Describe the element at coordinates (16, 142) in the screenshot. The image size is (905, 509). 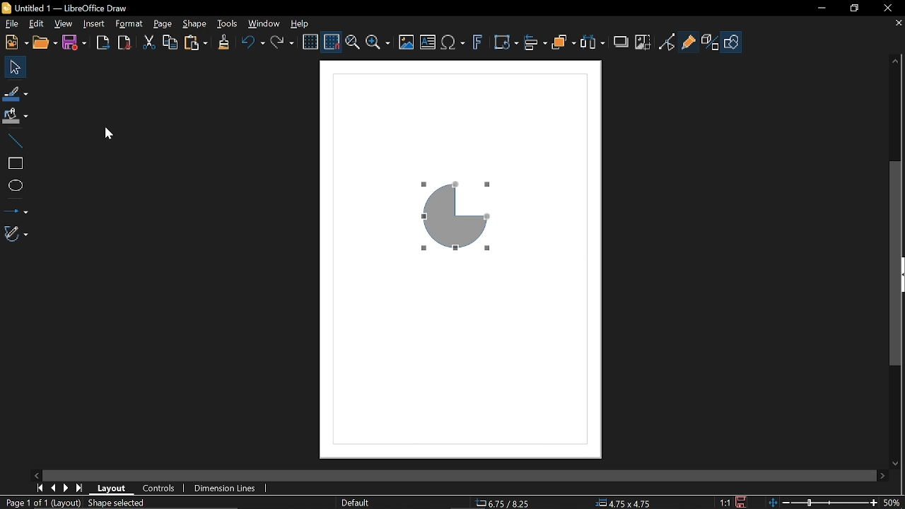
I see `Line` at that location.